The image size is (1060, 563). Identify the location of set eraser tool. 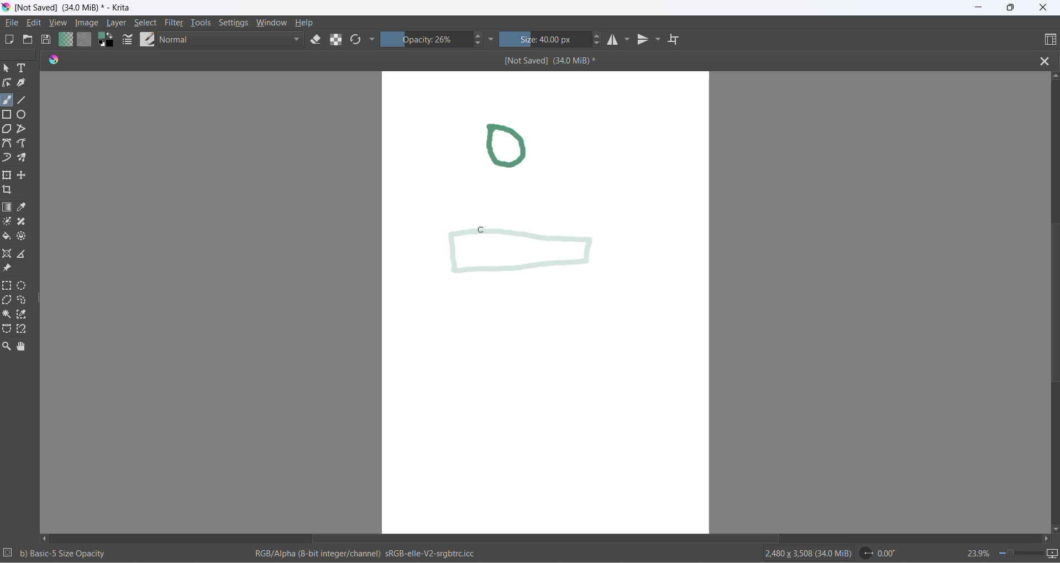
(316, 40).